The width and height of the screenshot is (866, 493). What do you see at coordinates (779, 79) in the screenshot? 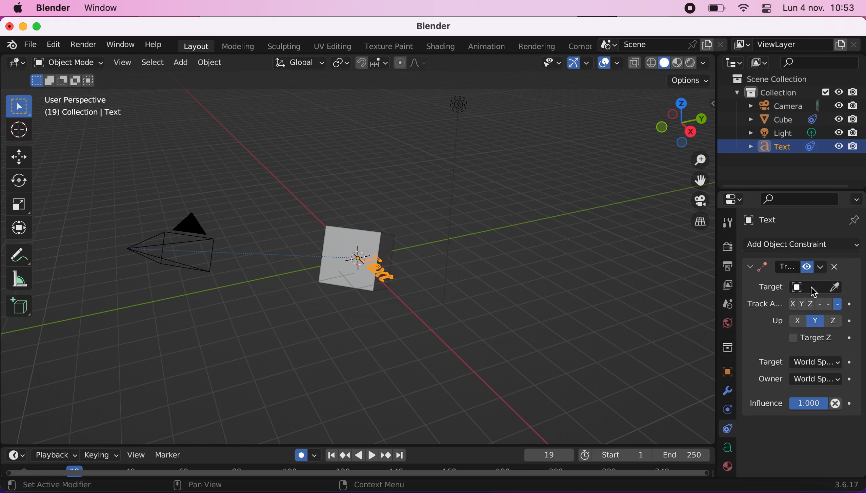
I see `scene collection` at bounding box center [779, 79].